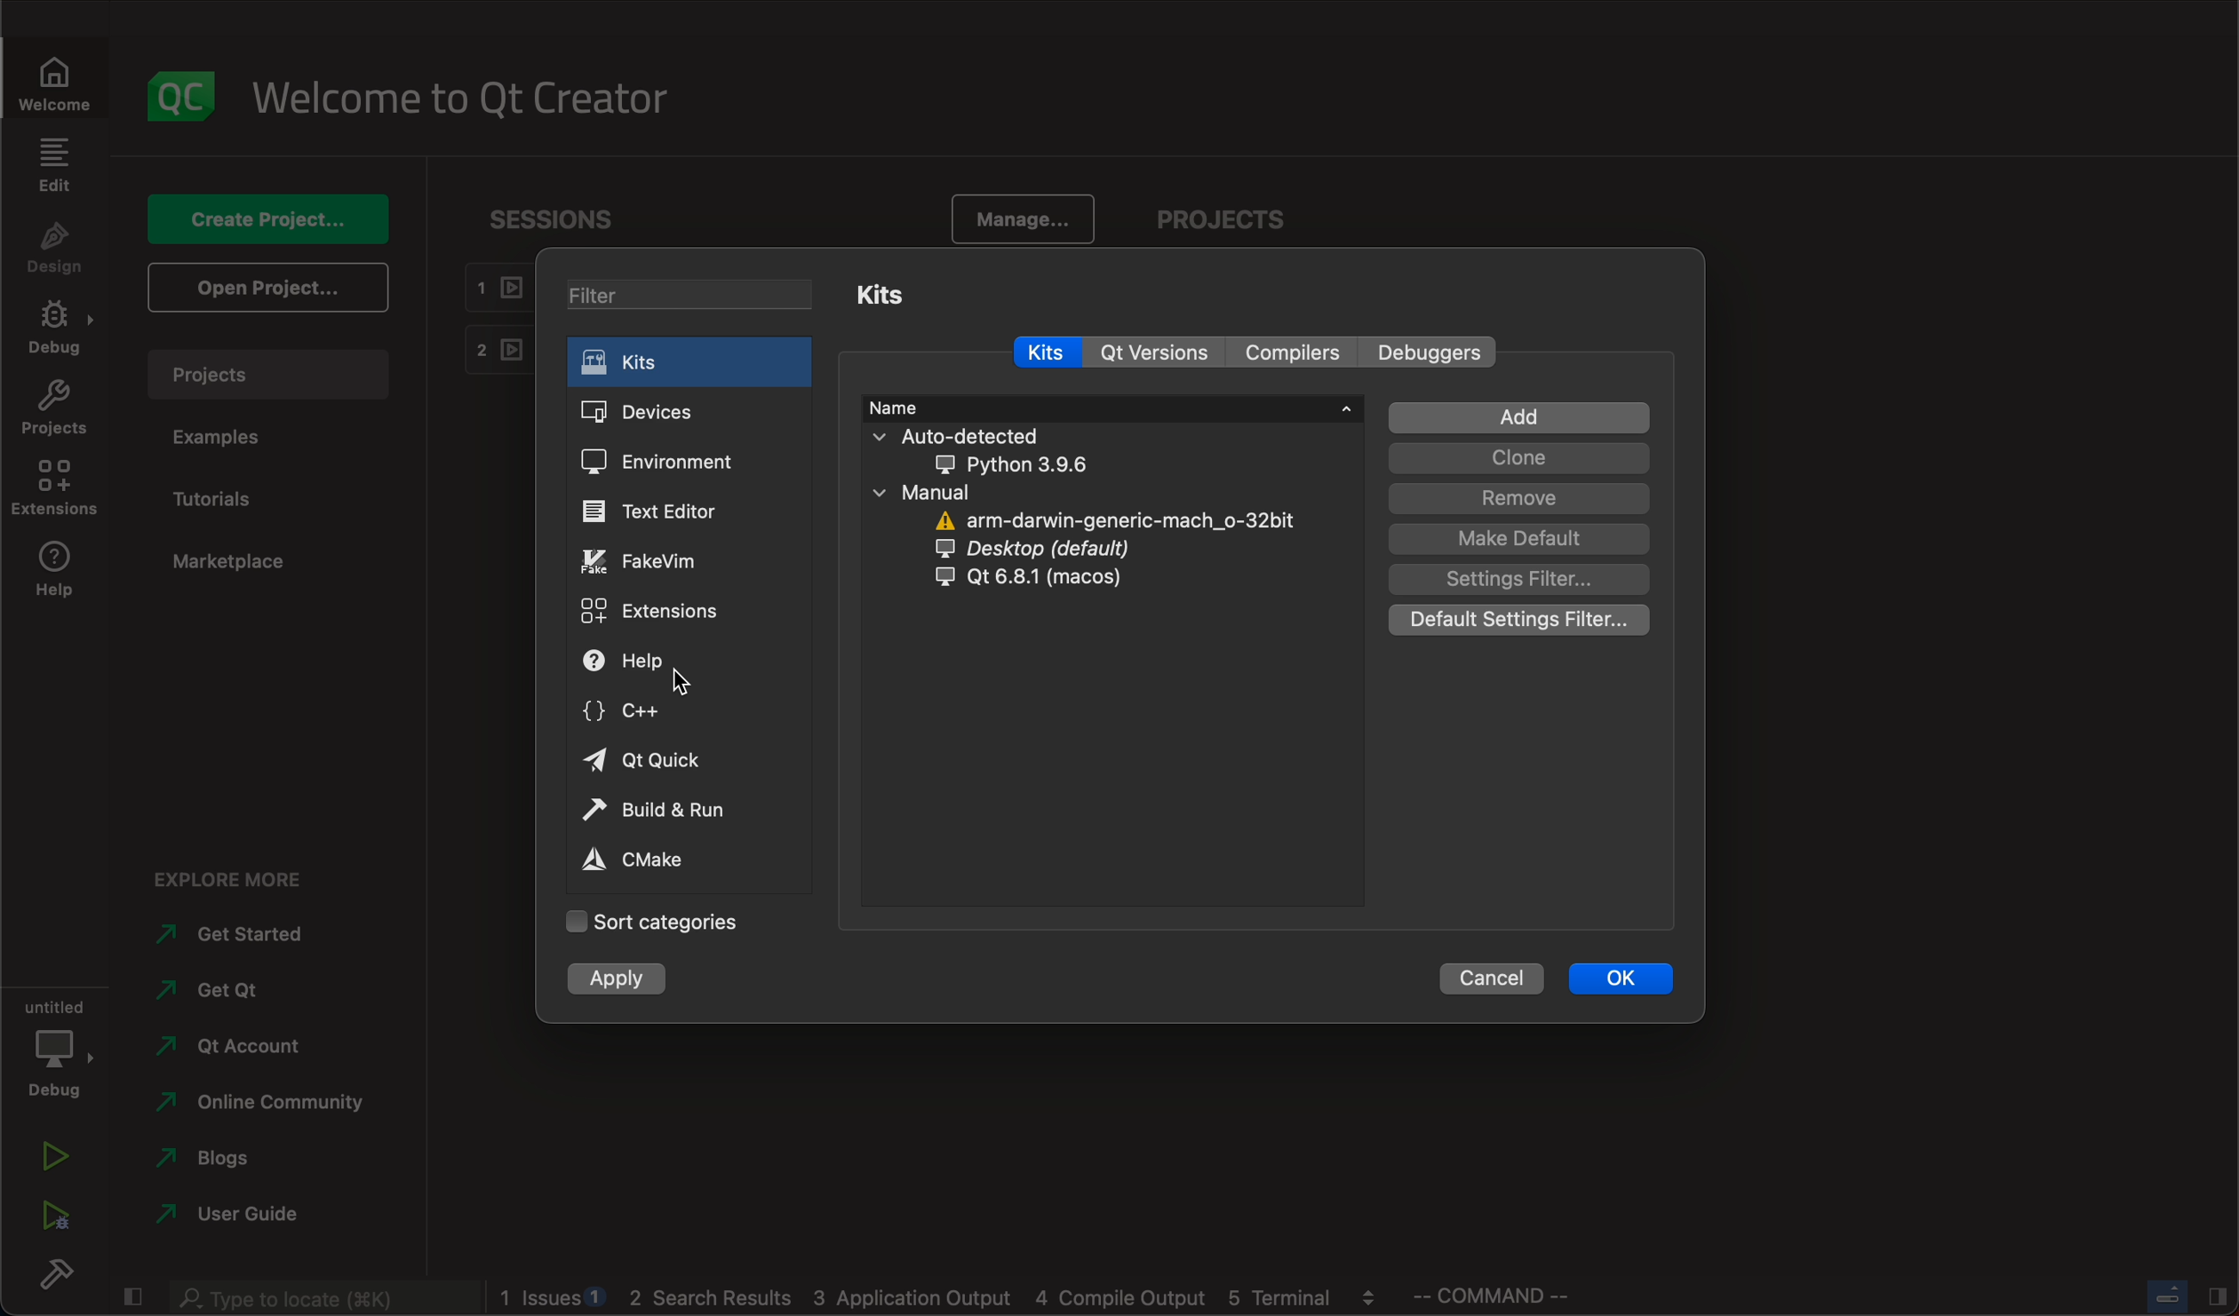  I want to click on vim, so click(661, 559).